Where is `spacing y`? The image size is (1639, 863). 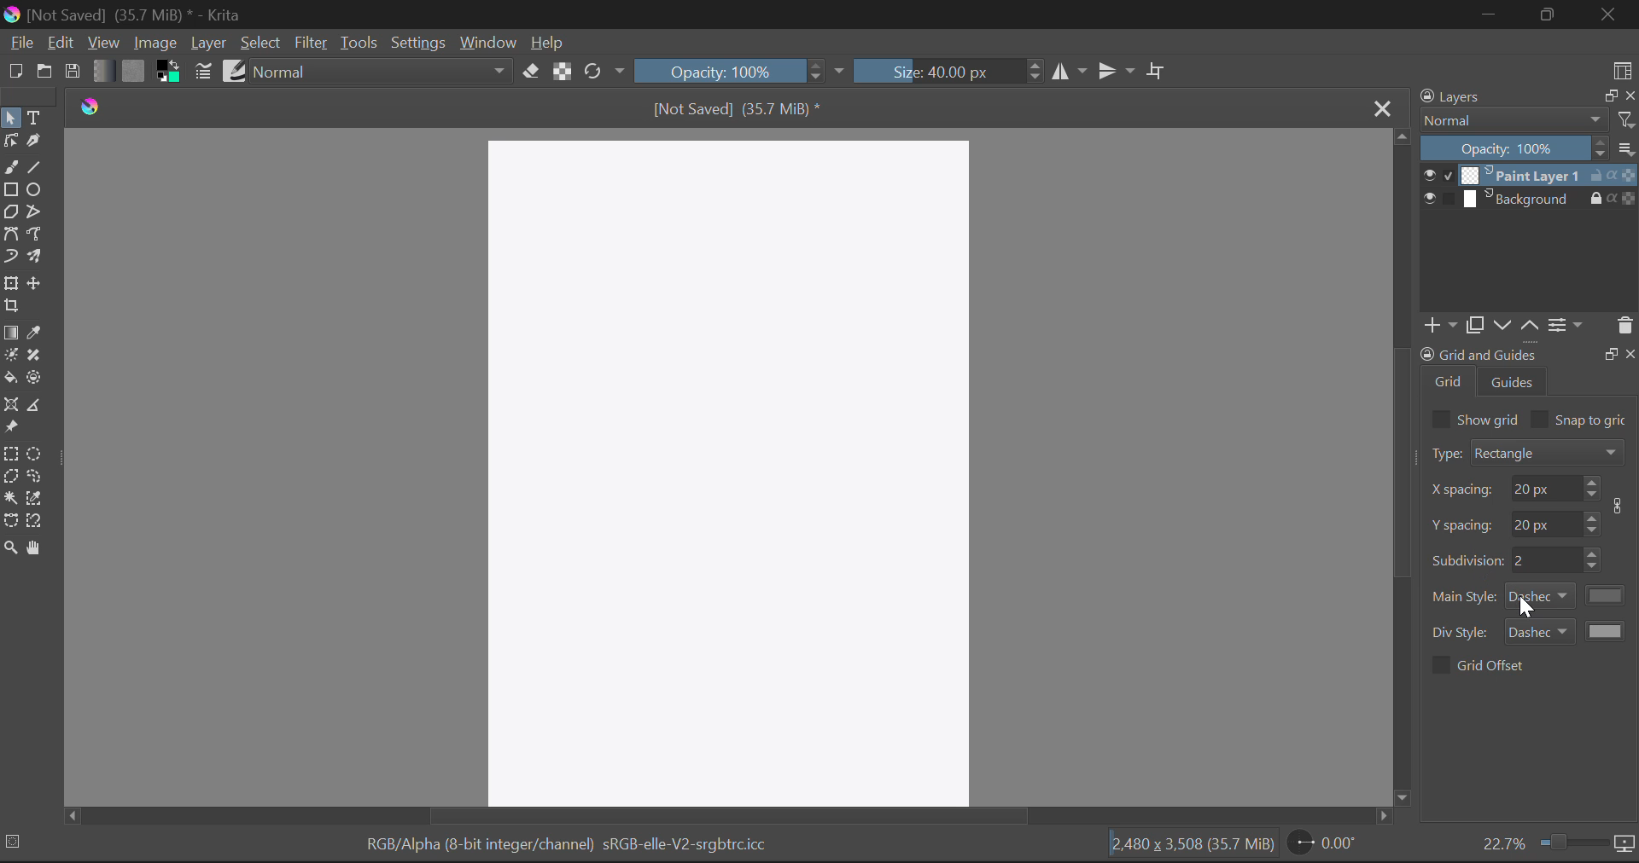 spacing y is located at coordinates (1463, 524).